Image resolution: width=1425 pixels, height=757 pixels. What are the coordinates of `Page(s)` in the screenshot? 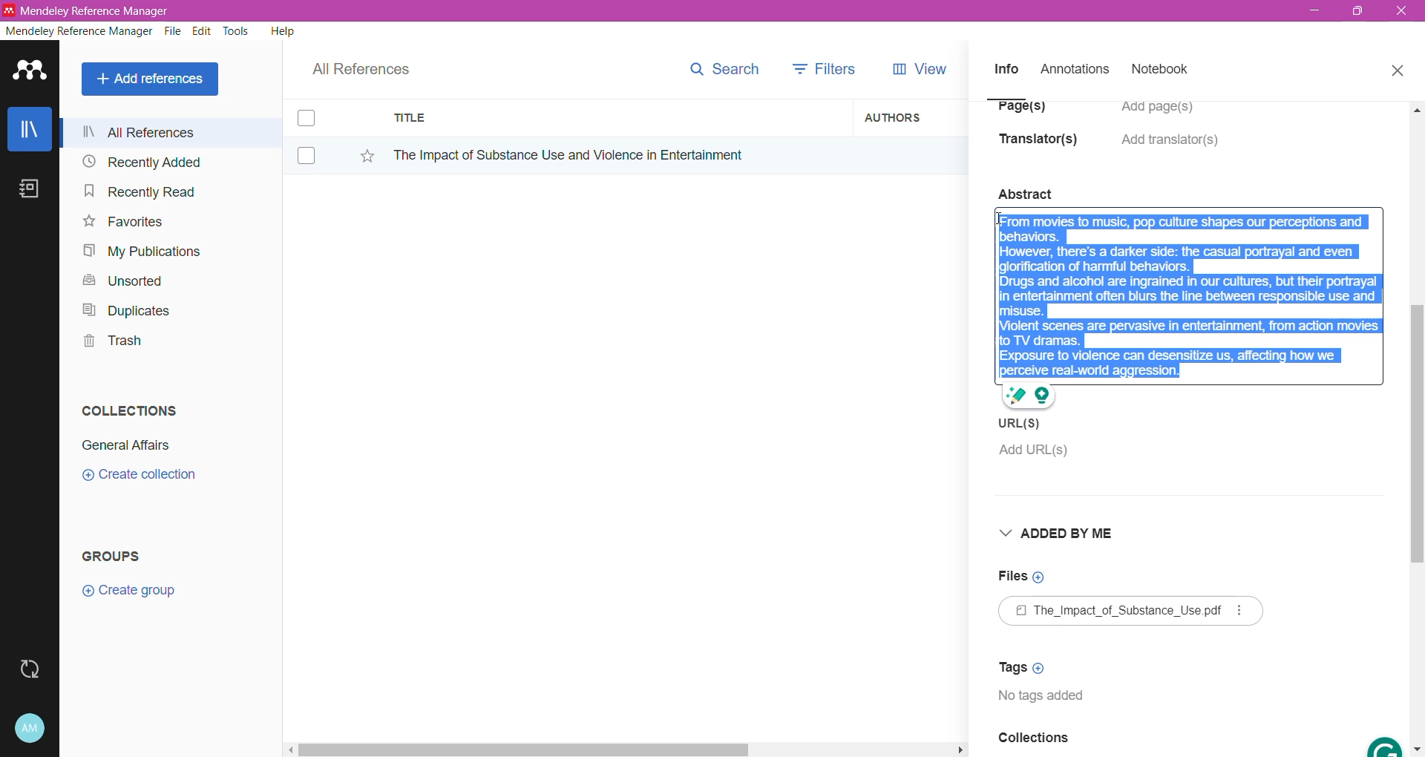 It's located at (1020, 112).